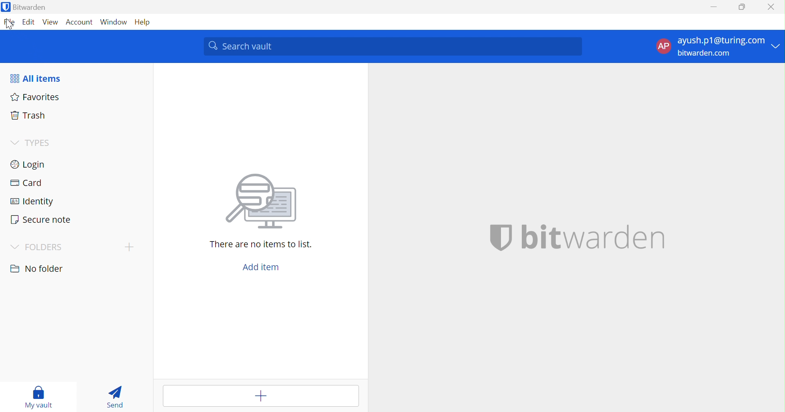  What do you see at coordinates (36, 78) in the screenshot?
I see `All items` at bounding box center [36, 78].